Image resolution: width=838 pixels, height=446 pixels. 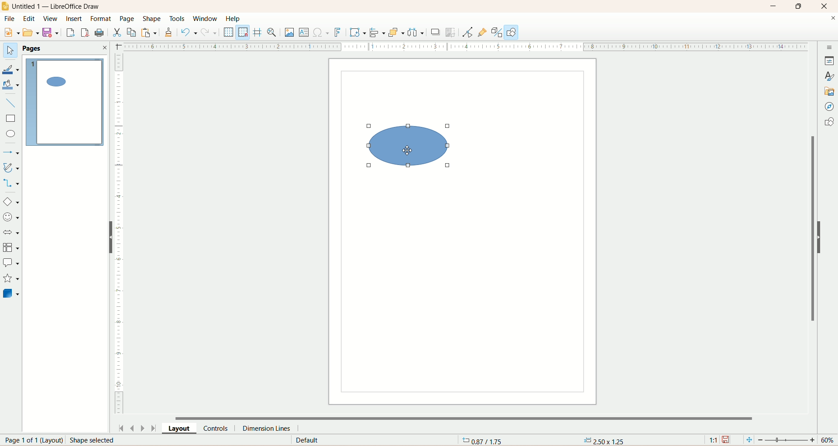 I want to click on select atleast three objects to distribute, so click(x=417, y=32).